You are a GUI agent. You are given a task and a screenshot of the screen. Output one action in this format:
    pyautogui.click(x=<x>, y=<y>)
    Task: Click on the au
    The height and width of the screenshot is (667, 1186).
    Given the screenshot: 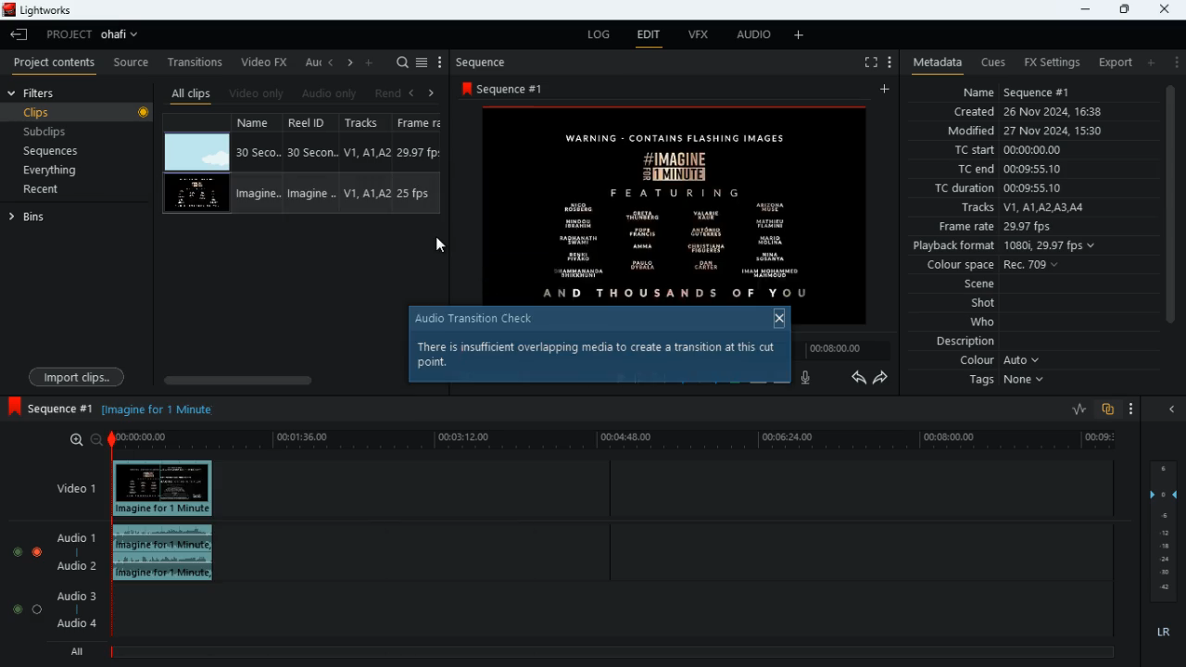 What is the action you would take?
    pyautogui.click(x=311, y=62)
    